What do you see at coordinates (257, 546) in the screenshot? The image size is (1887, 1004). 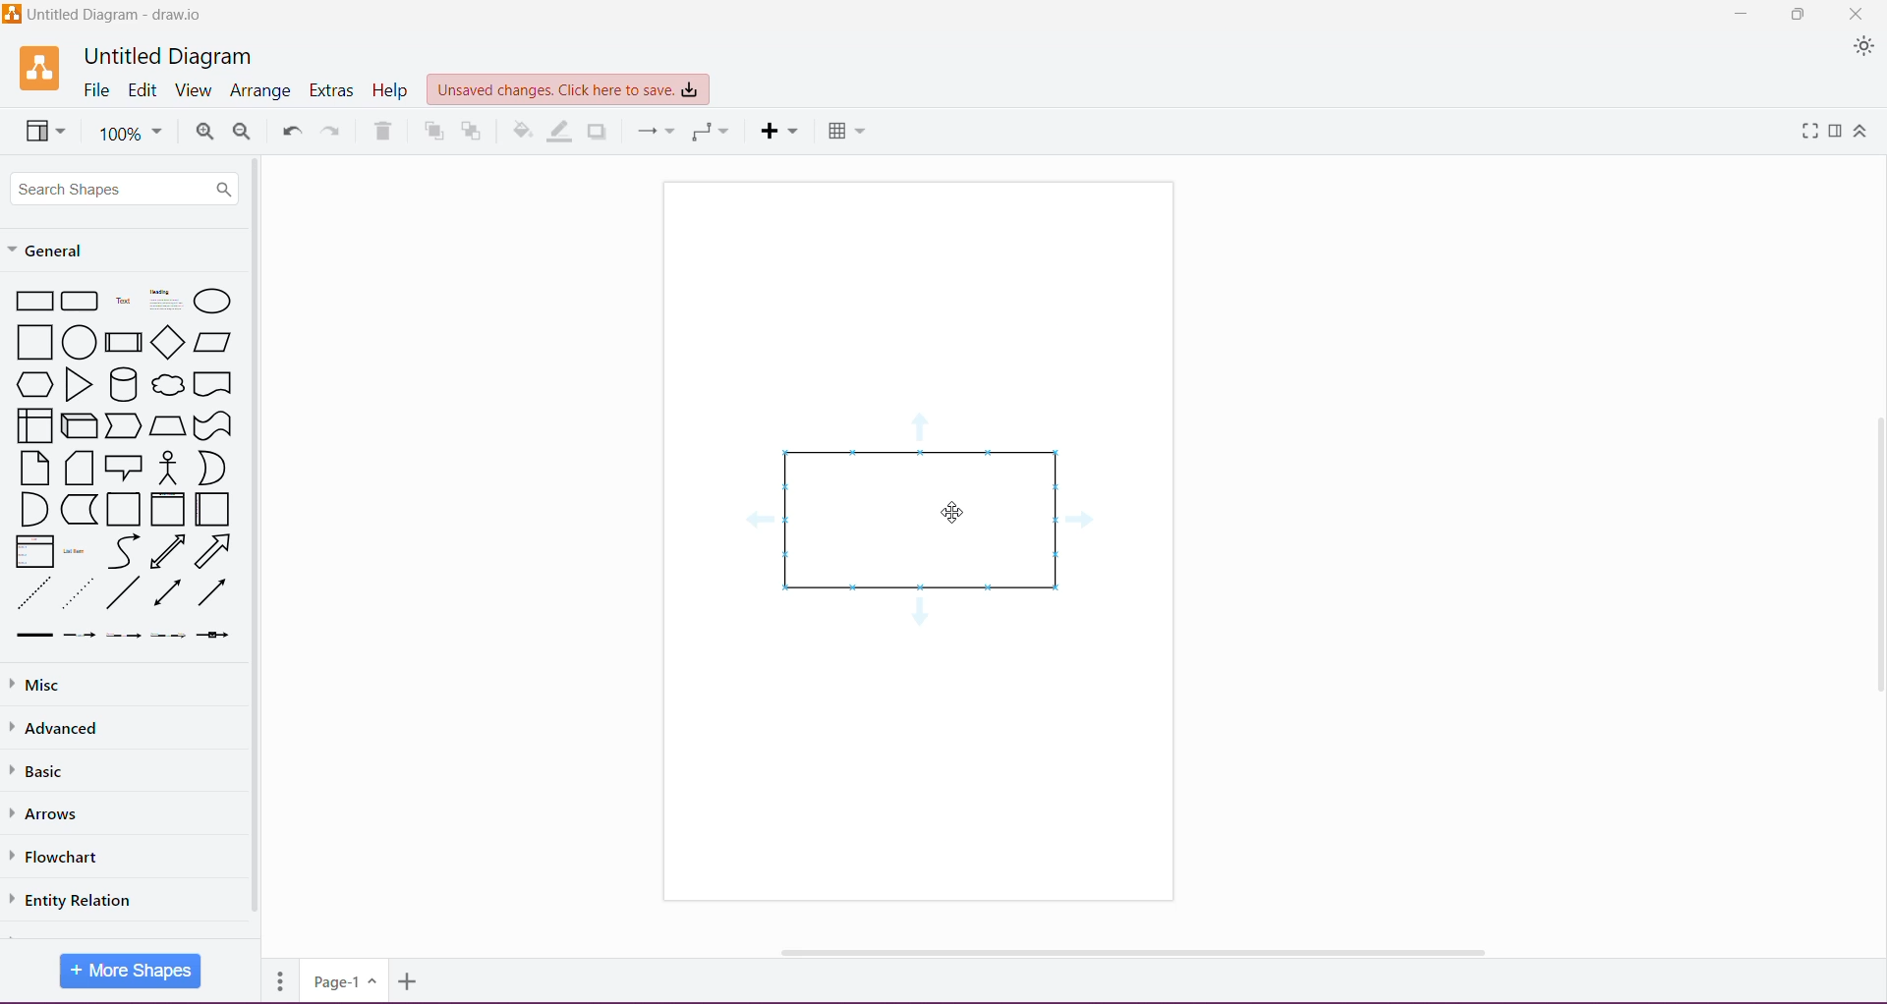 I see `Vertical Scroll Bar` at bounding box center [257, 546].